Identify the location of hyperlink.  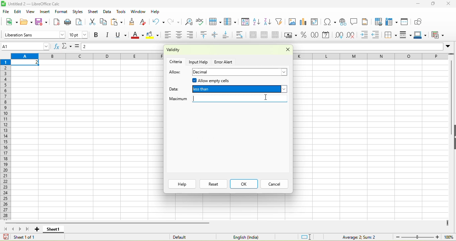
(343, 22).